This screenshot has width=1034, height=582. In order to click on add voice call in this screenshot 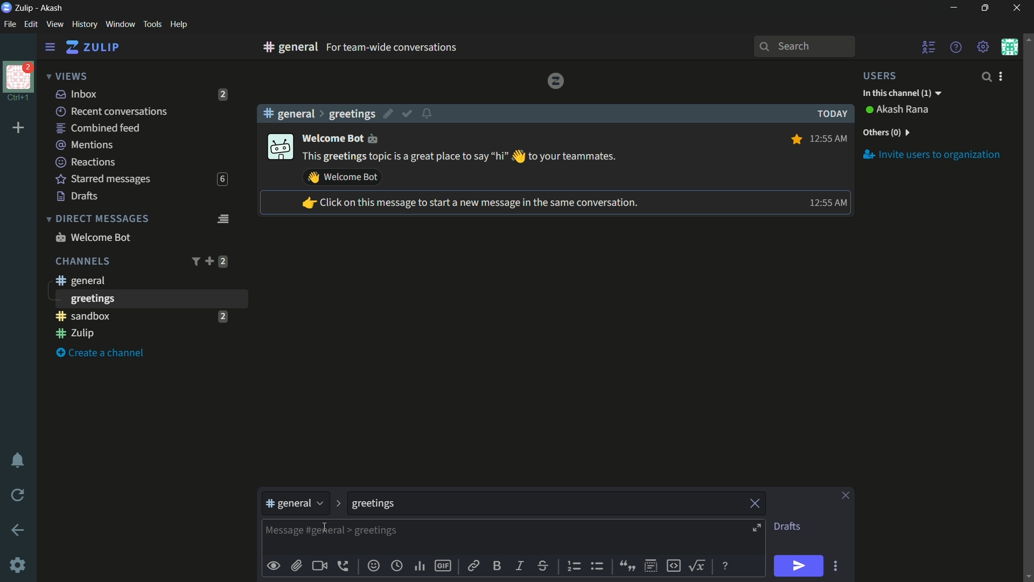, I will do `click(345, 566)`.